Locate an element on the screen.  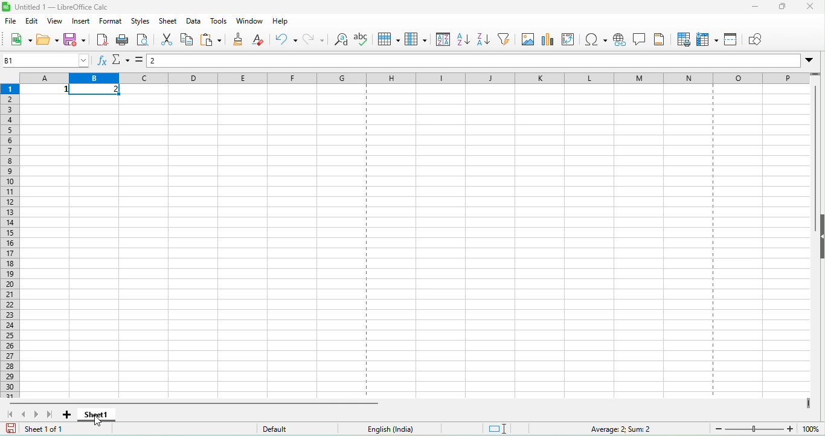
sheet is located at coordinates (166, 22).